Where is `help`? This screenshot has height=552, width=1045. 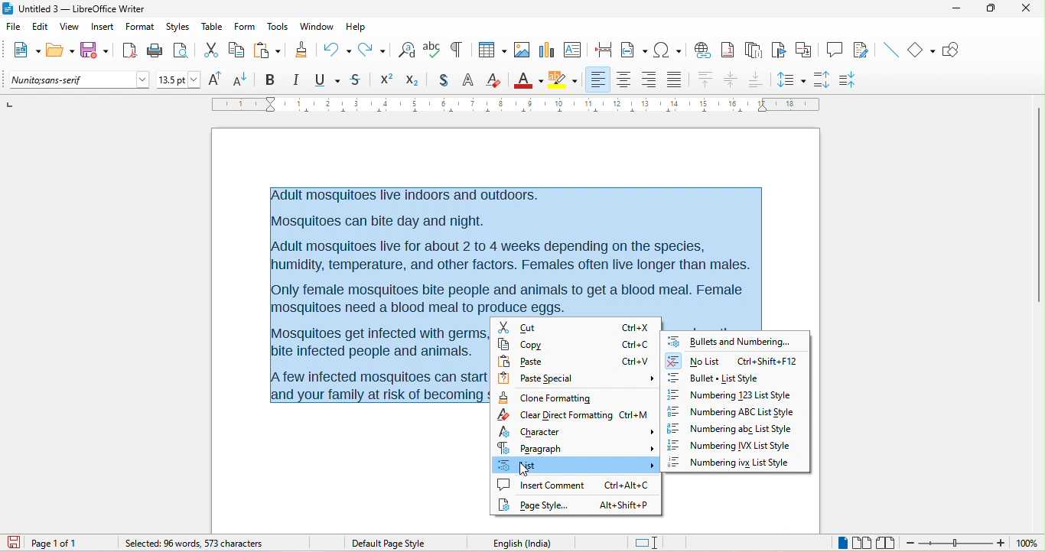 help is located at coordinates (358, 25).